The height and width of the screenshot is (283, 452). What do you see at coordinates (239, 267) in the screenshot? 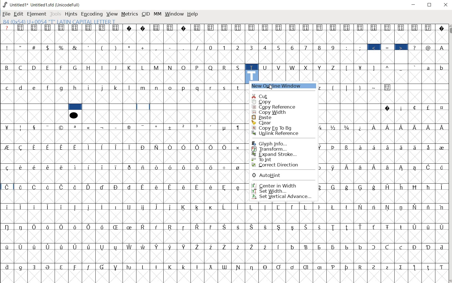
I see `Symbol` at bounding box center [239, 267].